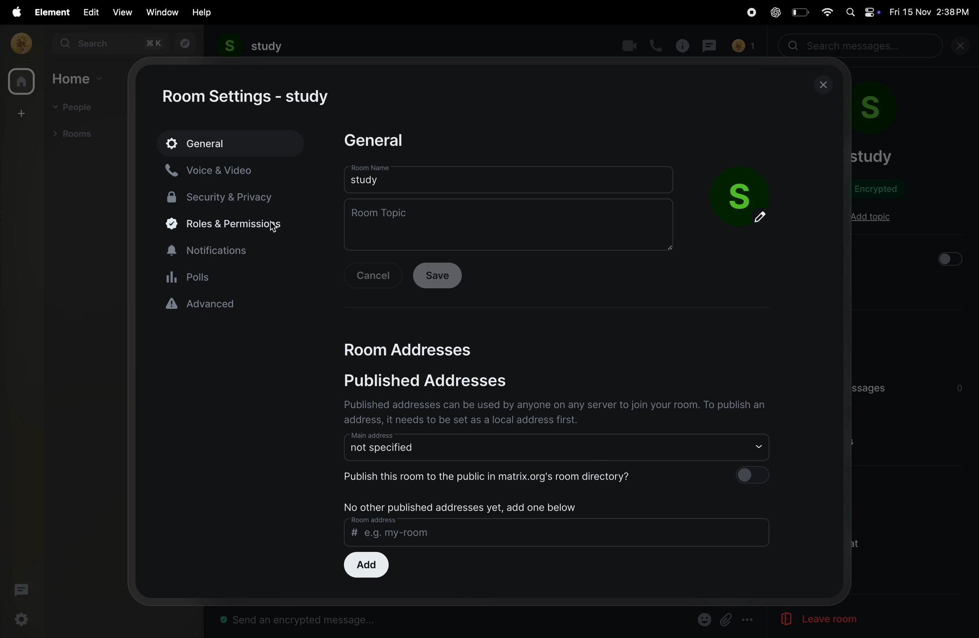  Describe the element at coordinates (21, 83) in the screenshot. I see `home ` at that location.